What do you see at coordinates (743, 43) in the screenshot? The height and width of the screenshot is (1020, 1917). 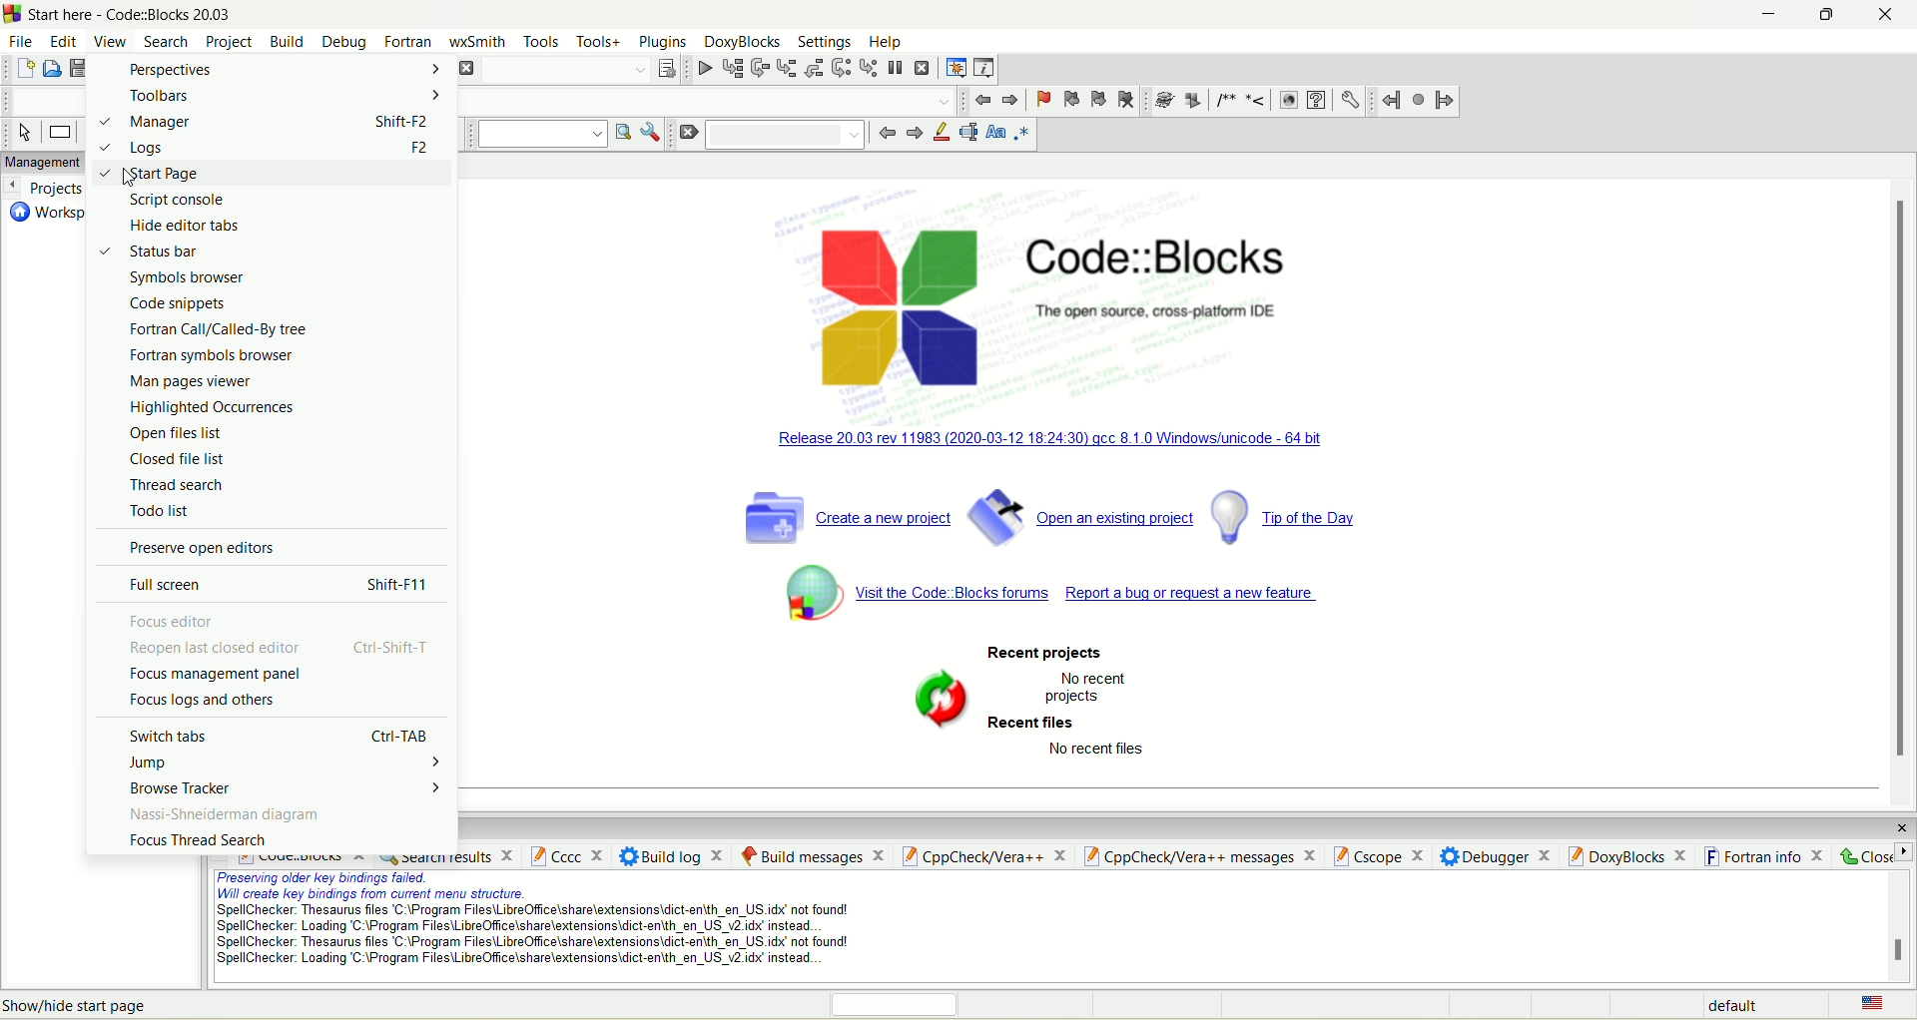 I see `doxyblocks` at bounding box center [743, 43].